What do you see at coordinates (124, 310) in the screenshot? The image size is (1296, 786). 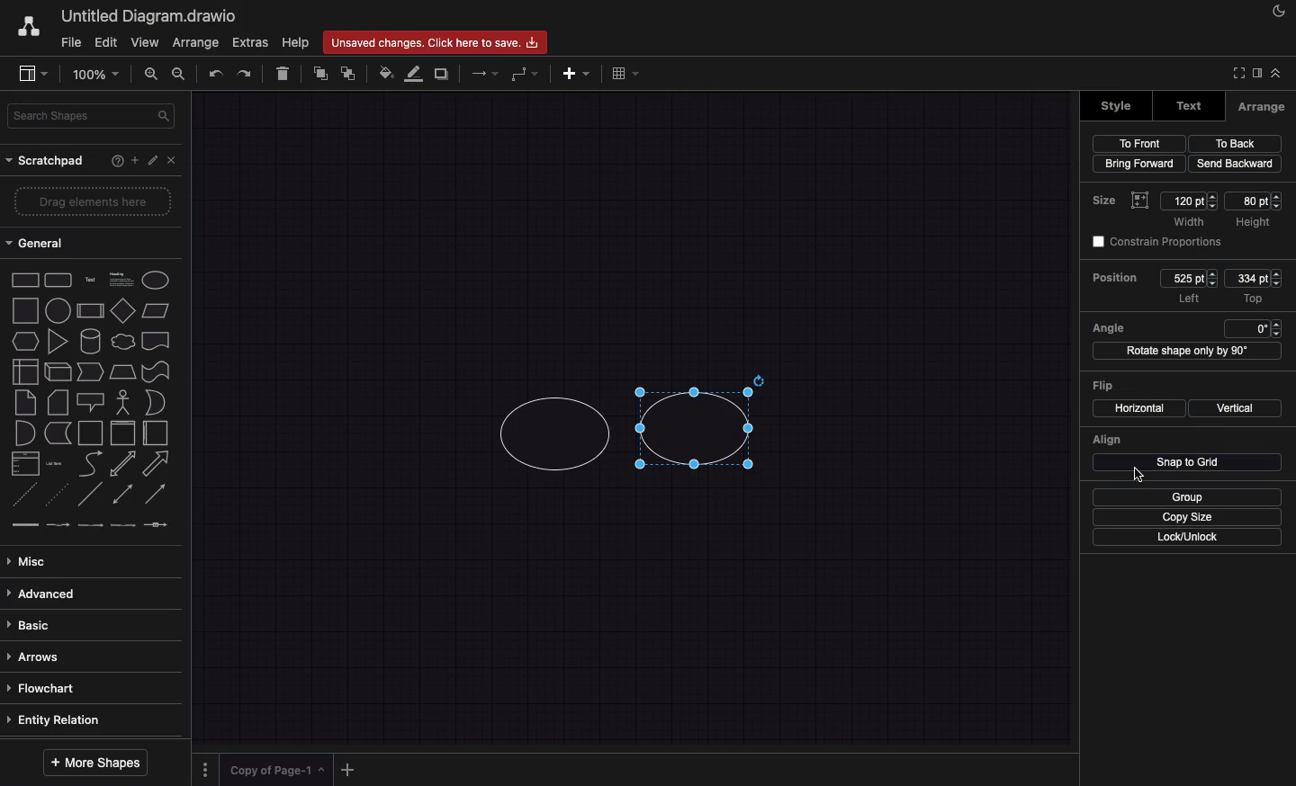 I see `diamond` at bounding box center [124, 310].